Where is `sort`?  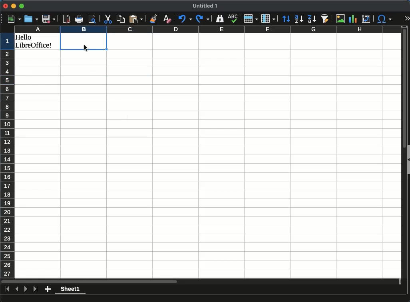
sort is located at coordinates (286, 18).